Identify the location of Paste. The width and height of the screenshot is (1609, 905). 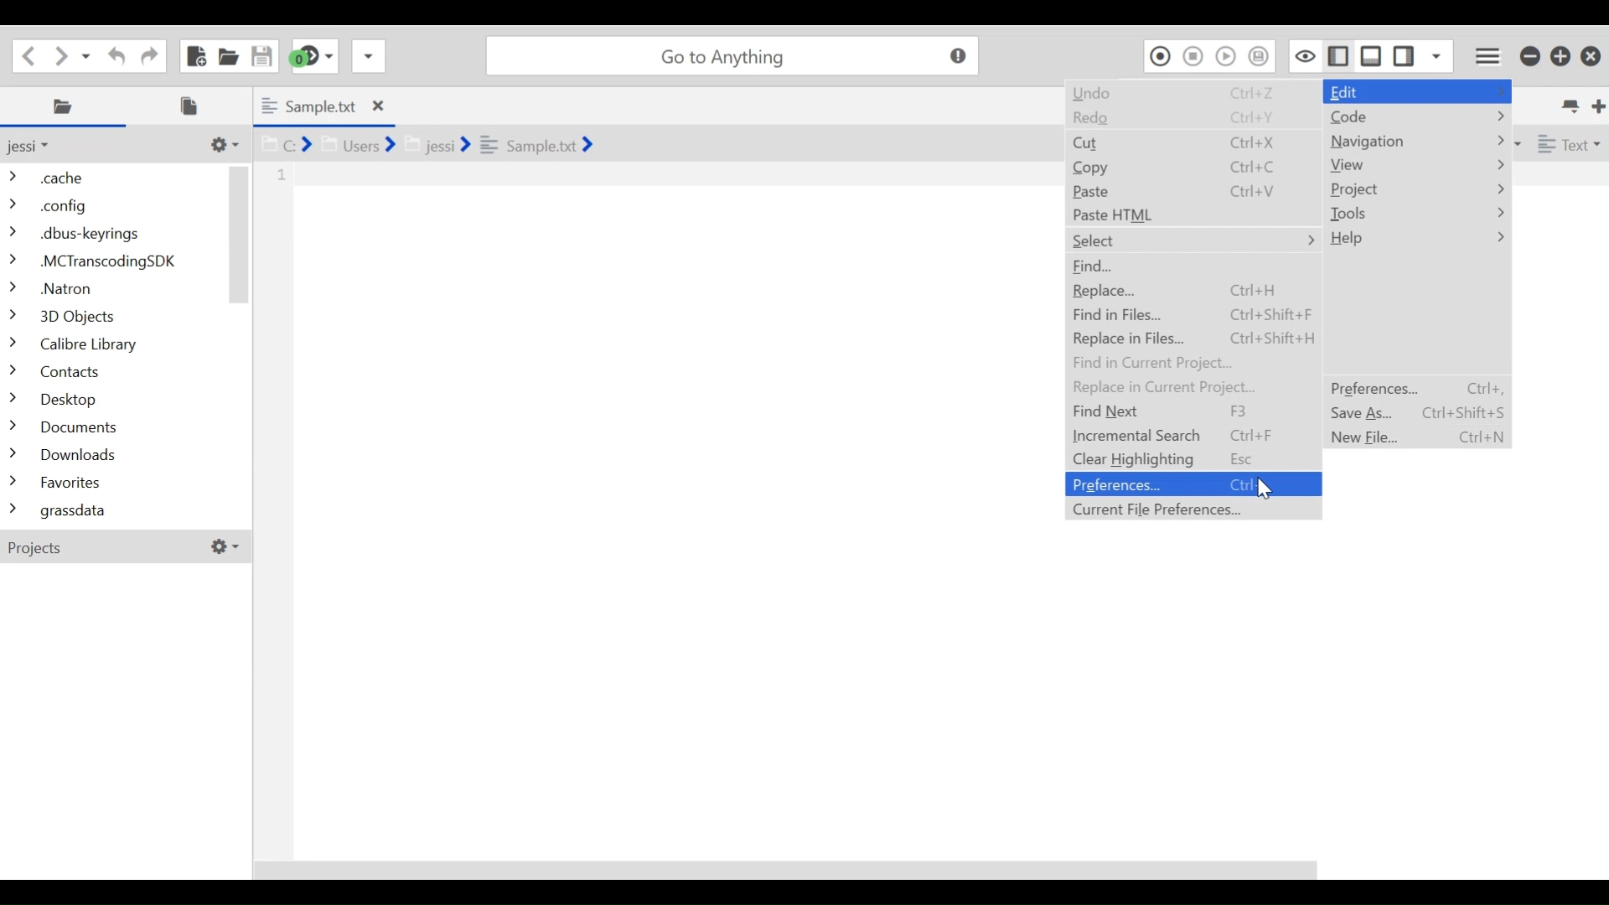
(1190, 190).